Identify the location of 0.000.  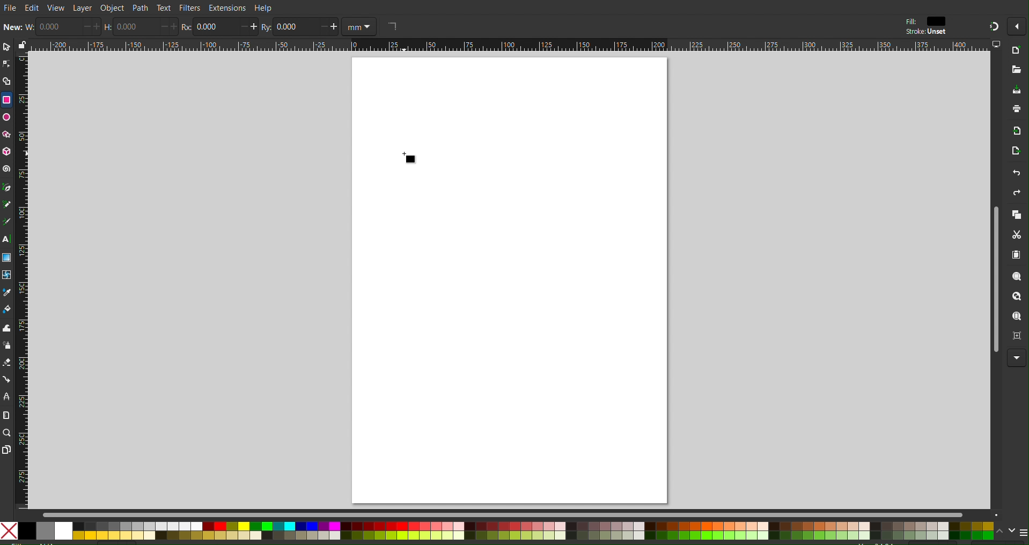
(215, 28).